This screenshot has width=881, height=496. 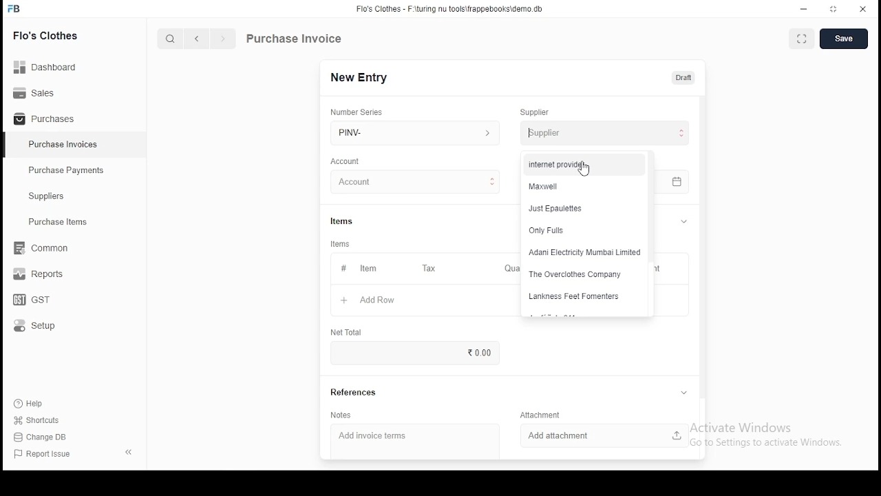 What do you see at coordinates (172, 40) in the screenshot?
I see `search` at bounding box center [172, 40].